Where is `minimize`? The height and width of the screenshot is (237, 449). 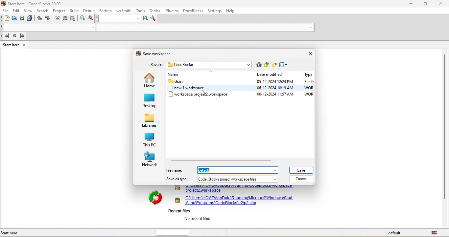 minimize is located at coordinates (411, 4).